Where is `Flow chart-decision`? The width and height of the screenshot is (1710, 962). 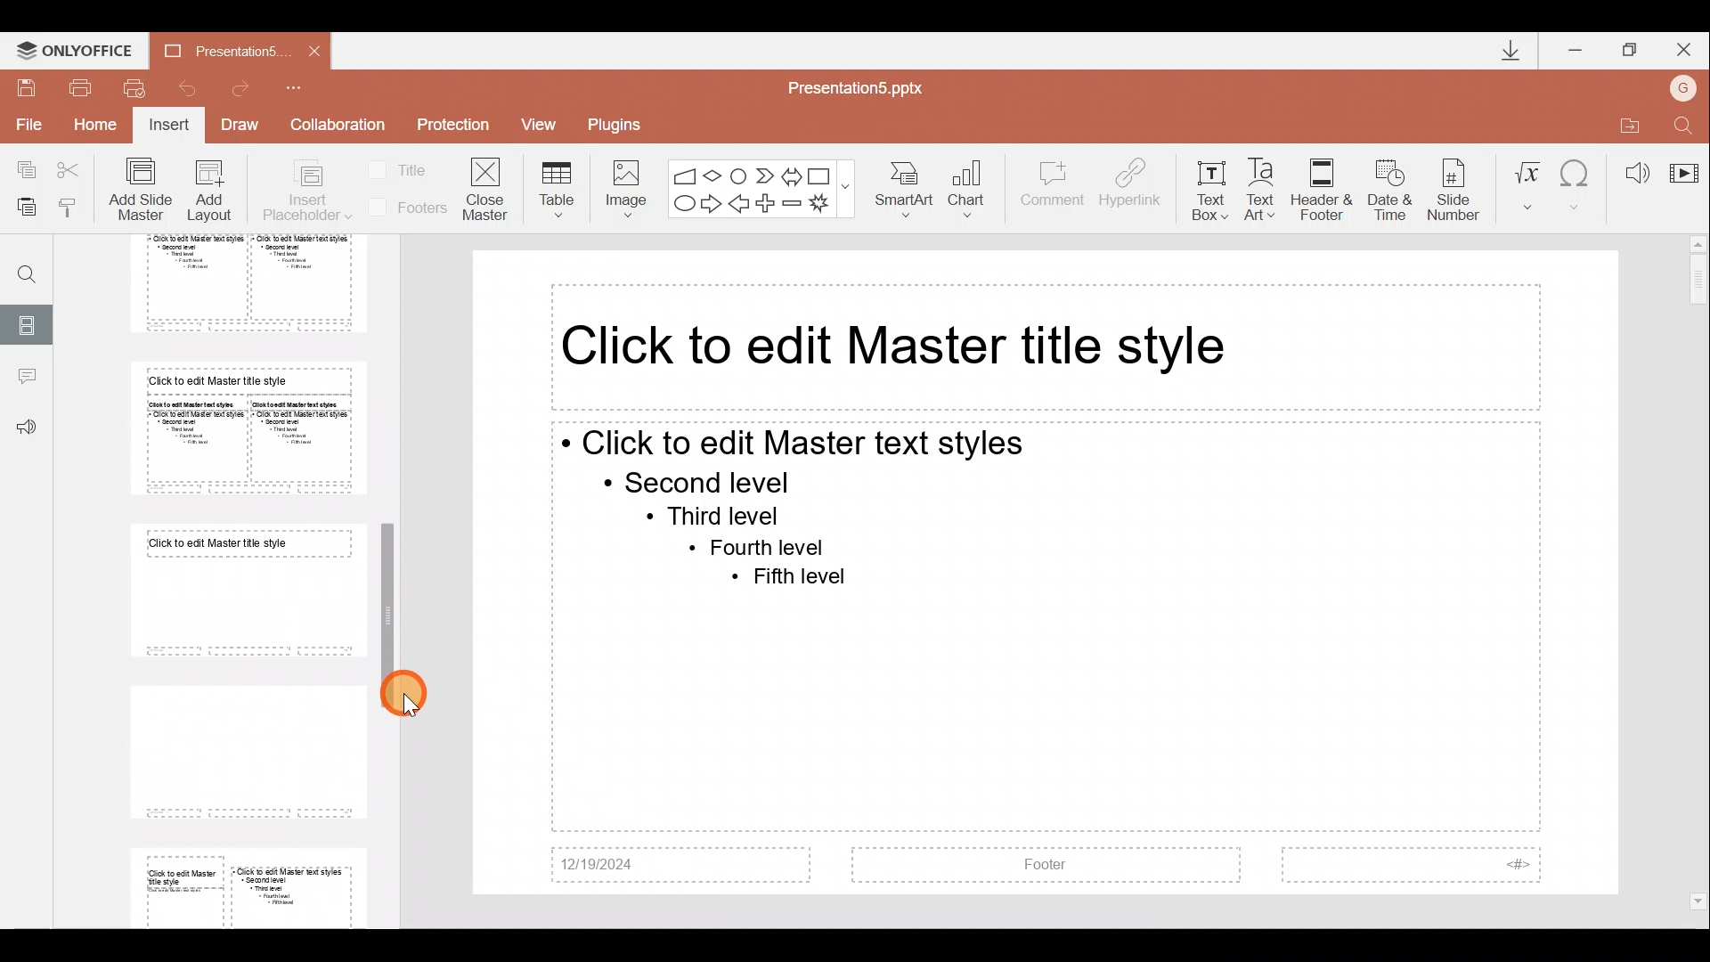
Flow chart-decision is located at coordinates (715, 175).